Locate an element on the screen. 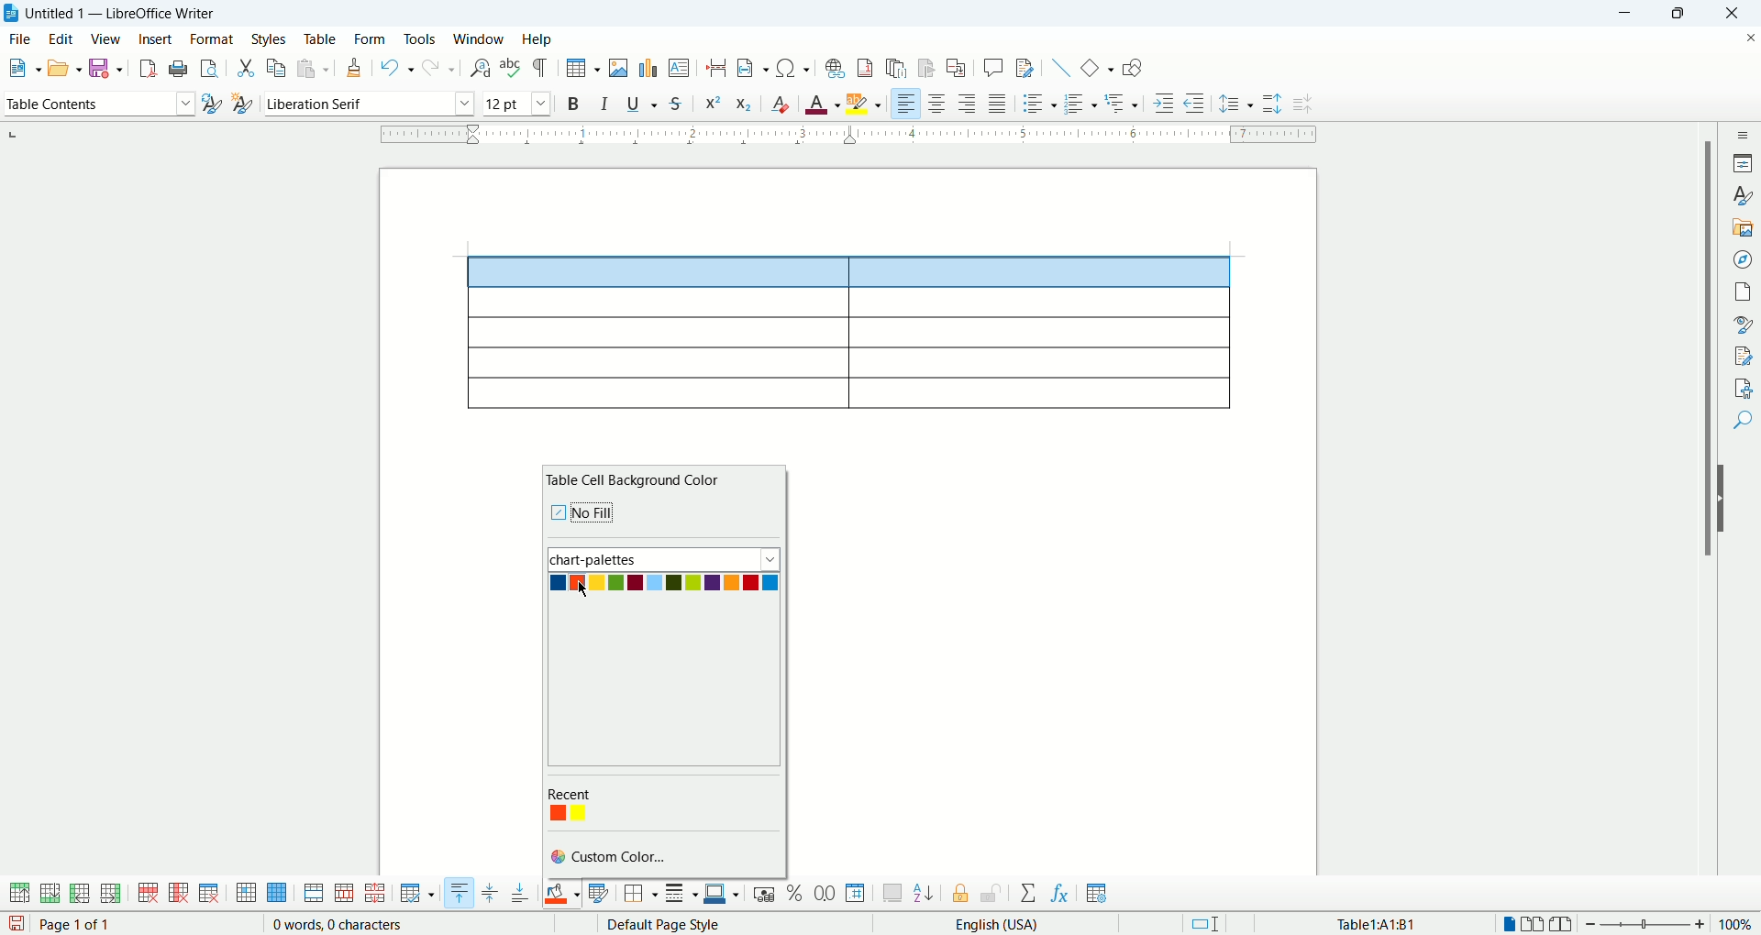 The width and height of the screenshot is (1761, 935). export as pdf is located at coordinates (146, 69).